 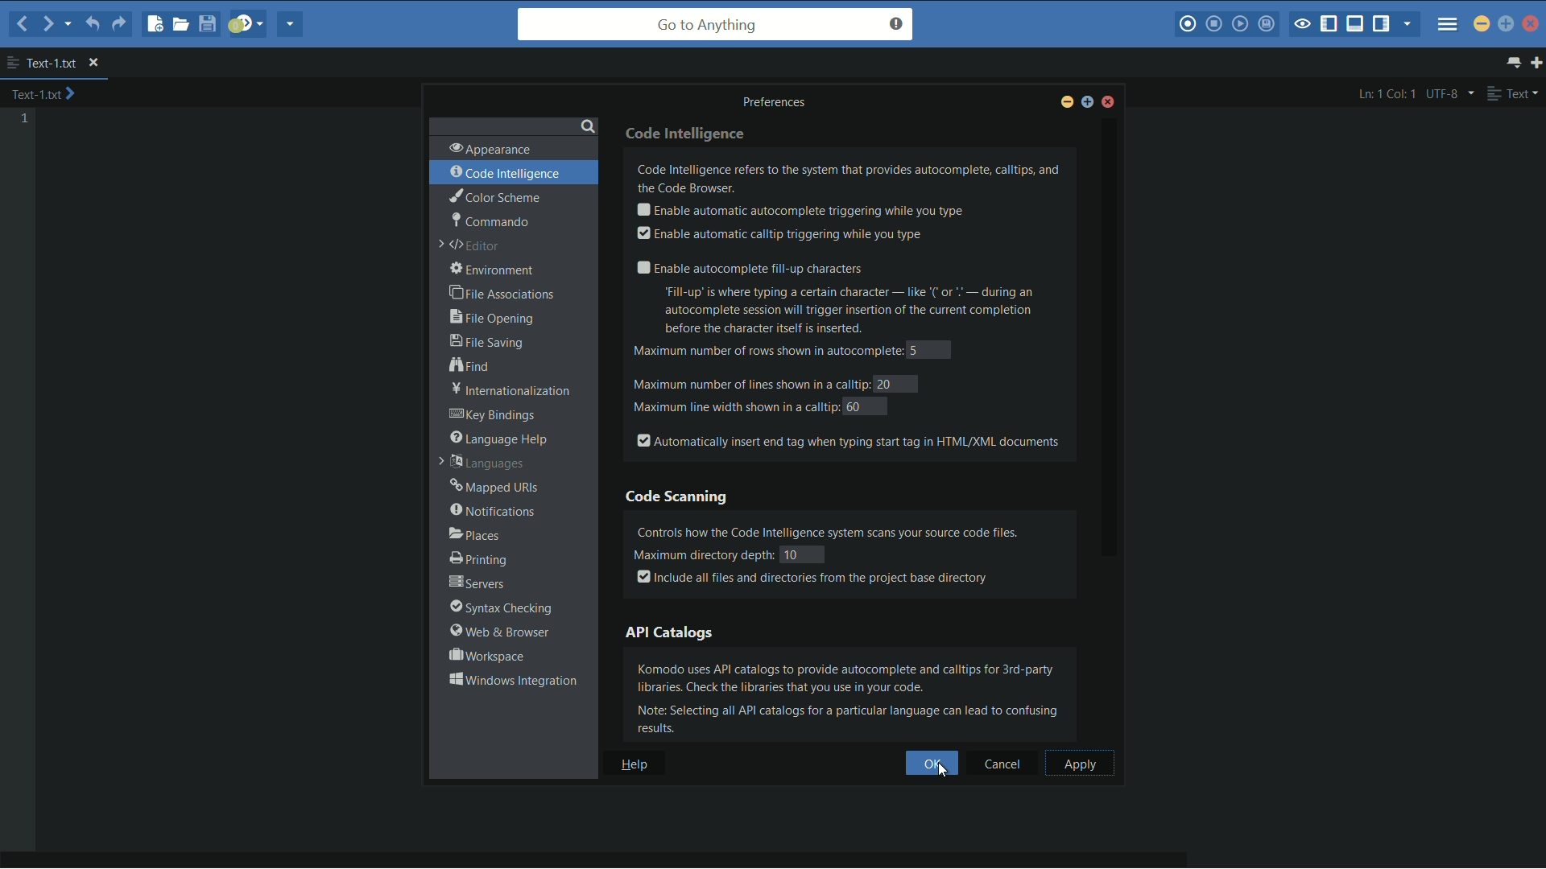 What do you see at coordinates (45, 23) in the screenshot?
I see `forward` at bounding box center [45, 23].